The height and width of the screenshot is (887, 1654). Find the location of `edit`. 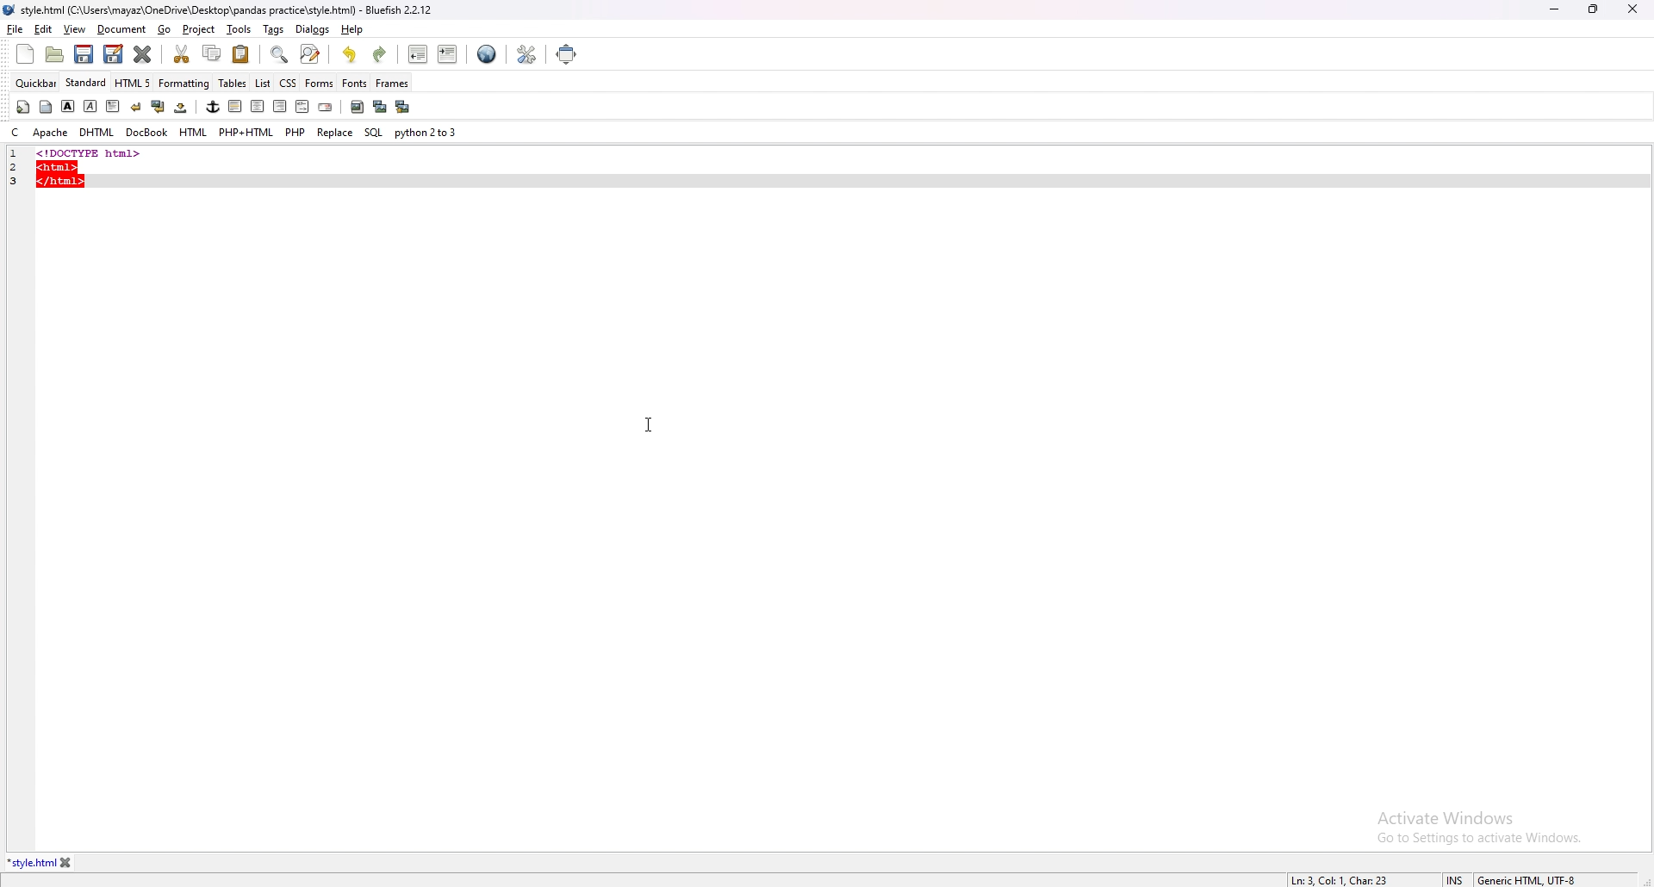

edit is located at coordinates (44, 29).